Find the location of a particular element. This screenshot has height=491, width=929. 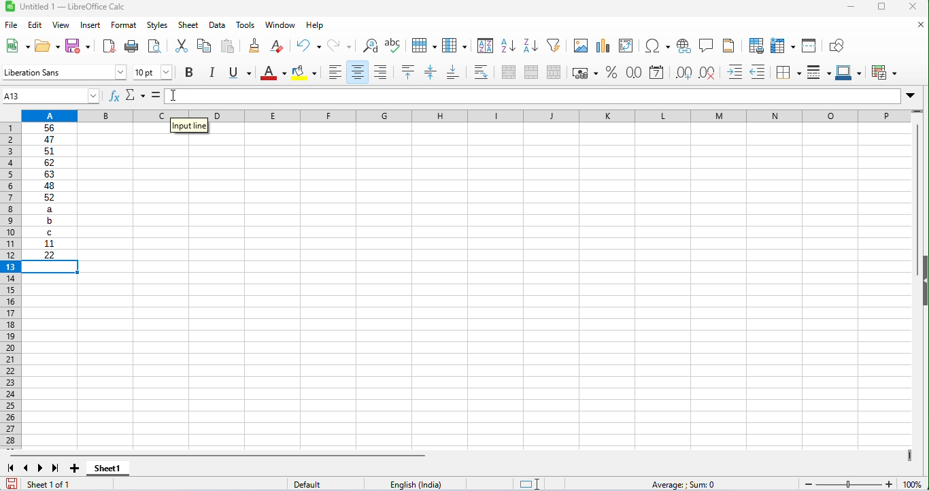

48 is located at coordinates (49, 186).